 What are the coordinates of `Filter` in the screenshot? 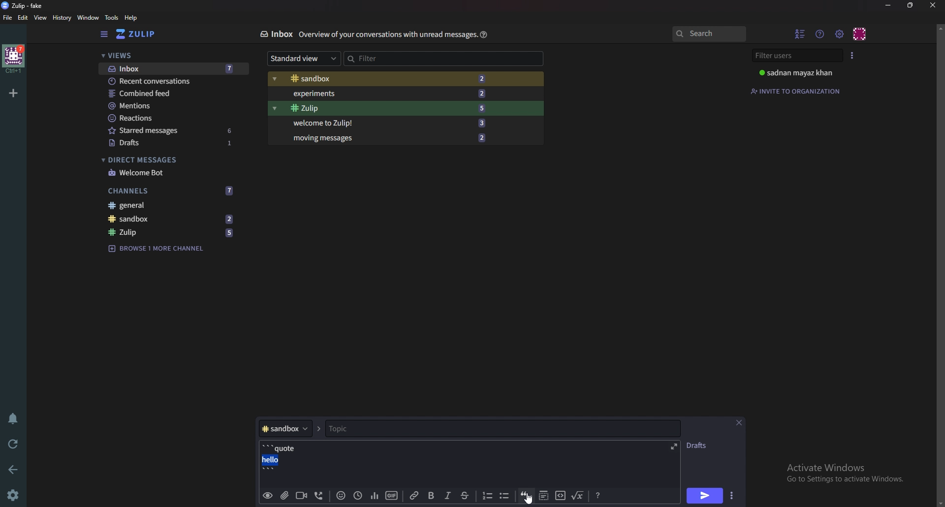 It's located at (444, 59).